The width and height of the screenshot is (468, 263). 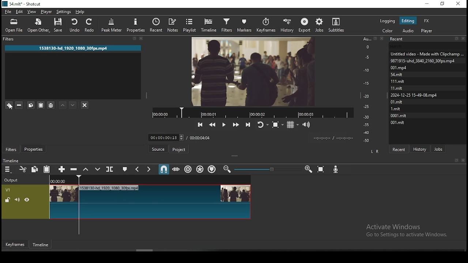 What do you see at coordinates (439, 149) in the screenshot?
I see `jobs` at bounding box center [439, 149].